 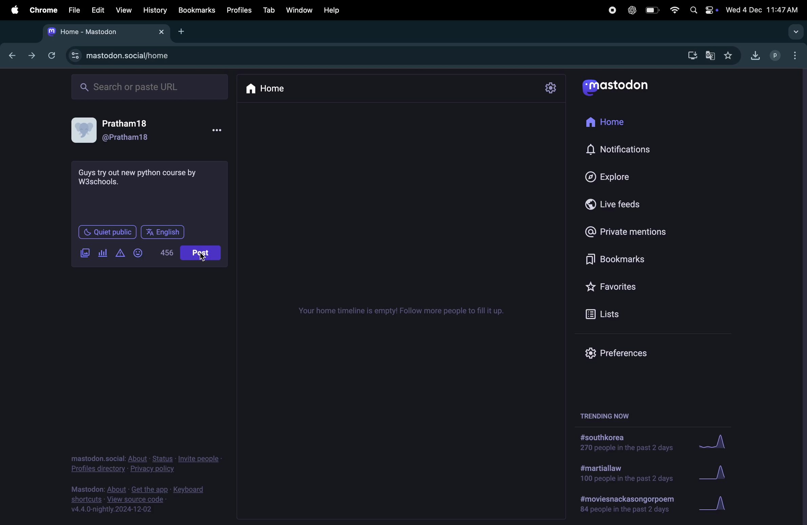 I want to click on Bookmark, so click(x=196, y=11).